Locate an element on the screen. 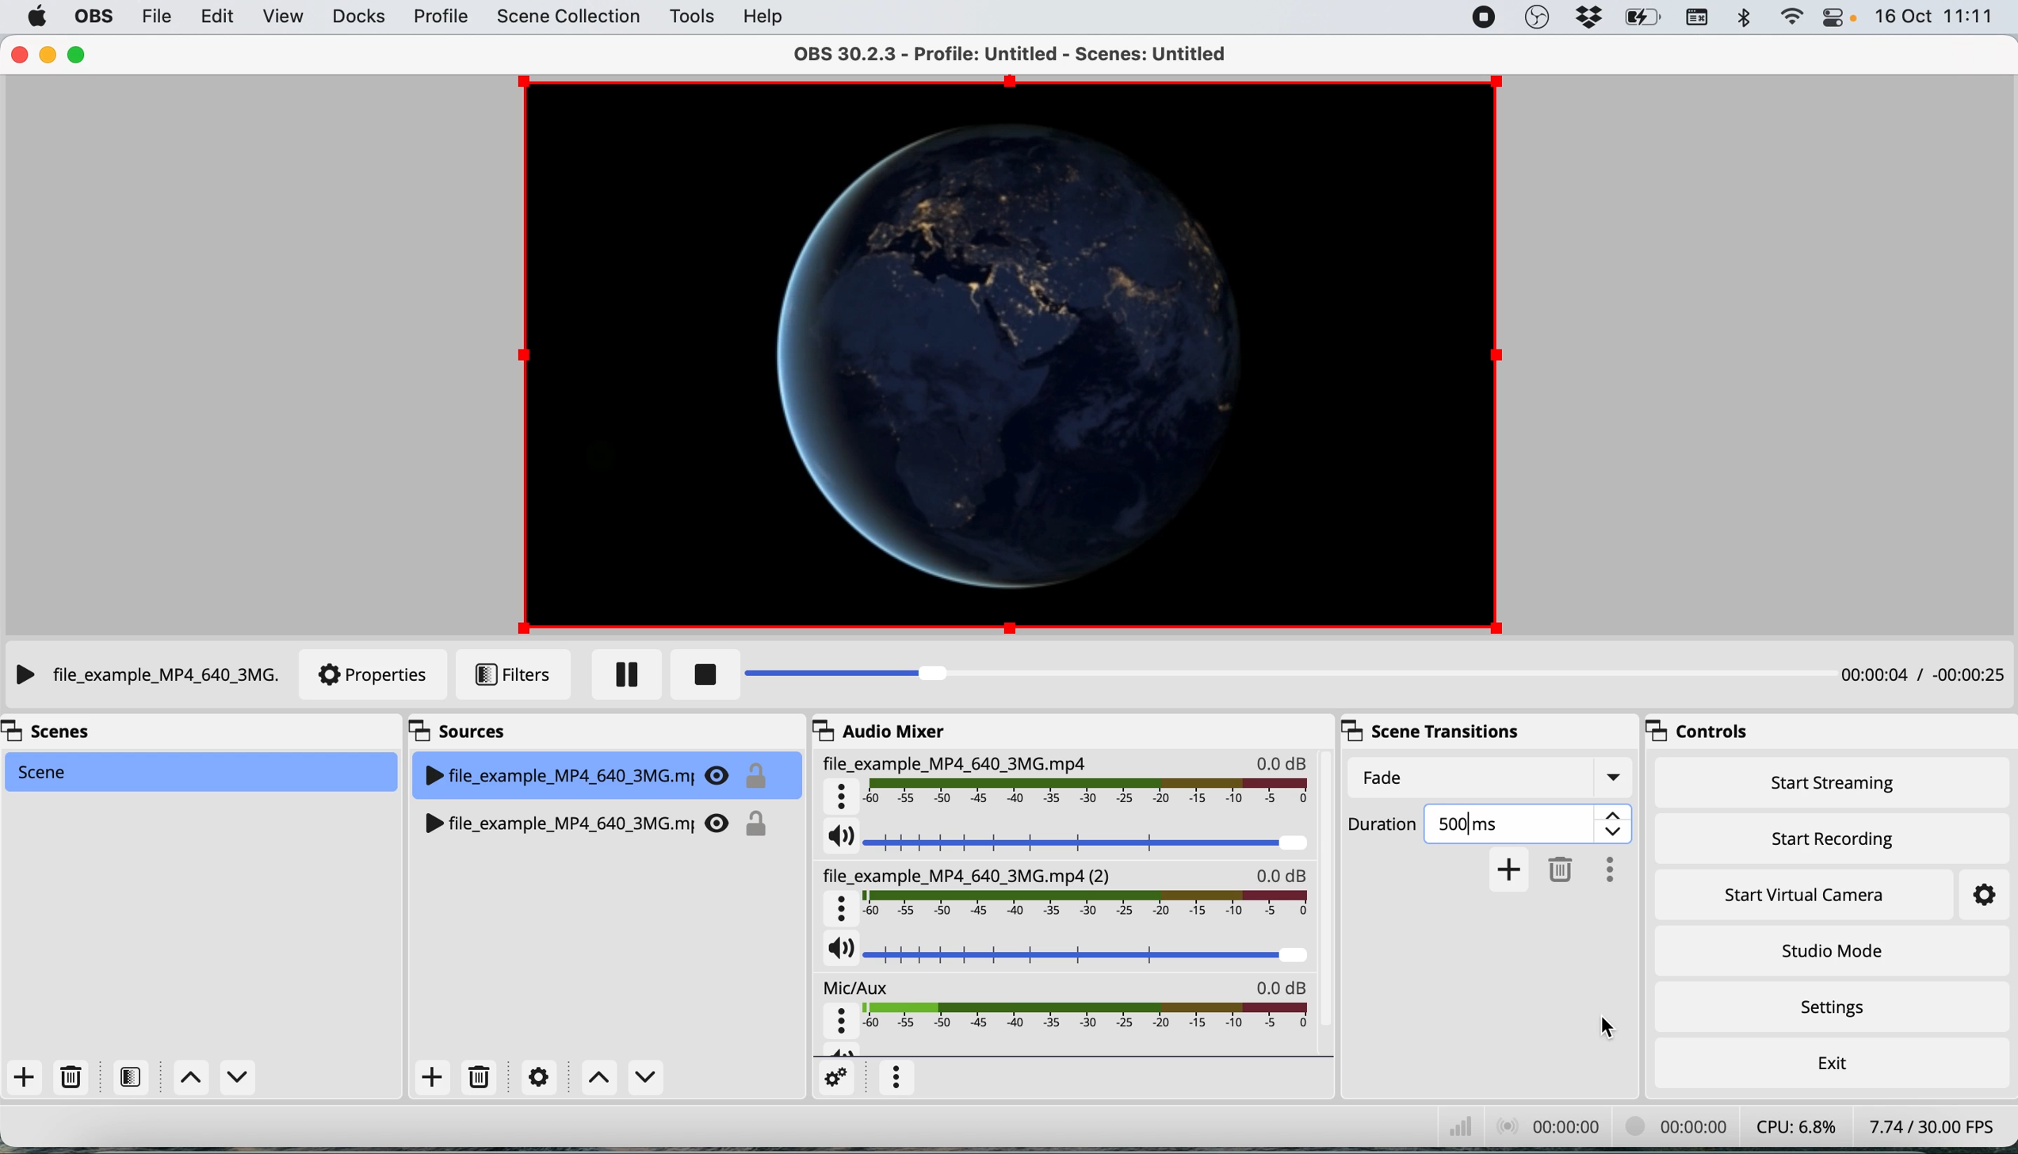 This screenshot has width=2018, height=1154. start streaming is located at coordinates (1840, 785).